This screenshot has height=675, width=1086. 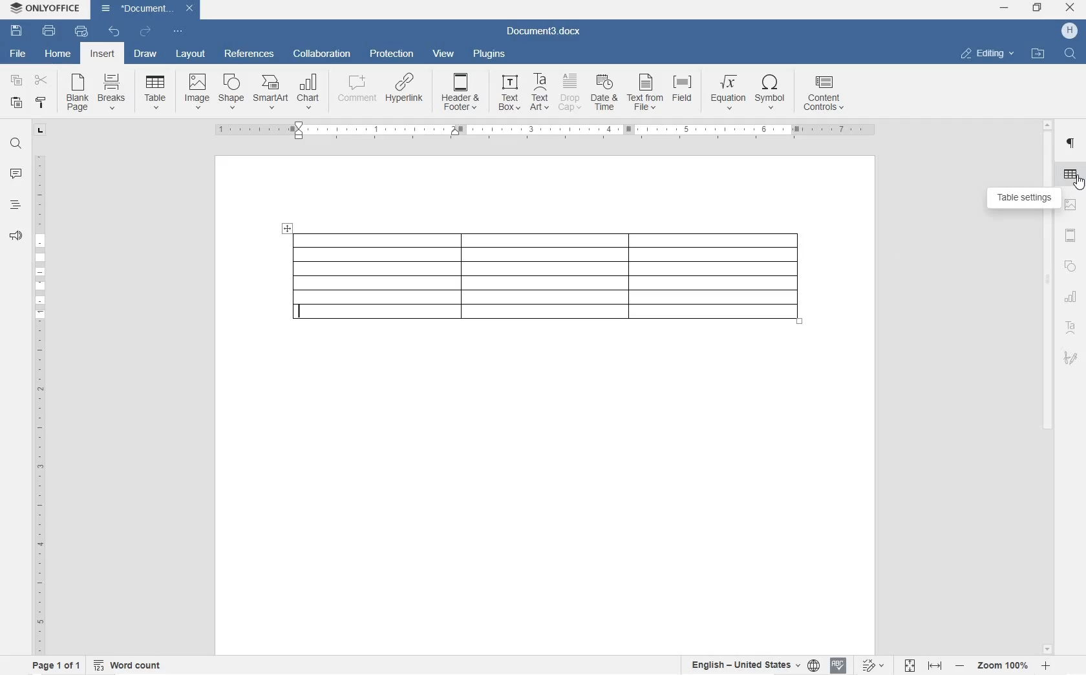 I want to click on CONTENT CONTROLS, so click(x=831, y=95).